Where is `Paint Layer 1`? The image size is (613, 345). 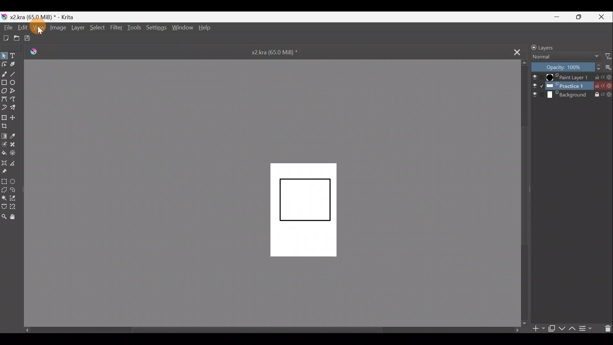 Paint Layer 1 is located at coordinates (571, 77).